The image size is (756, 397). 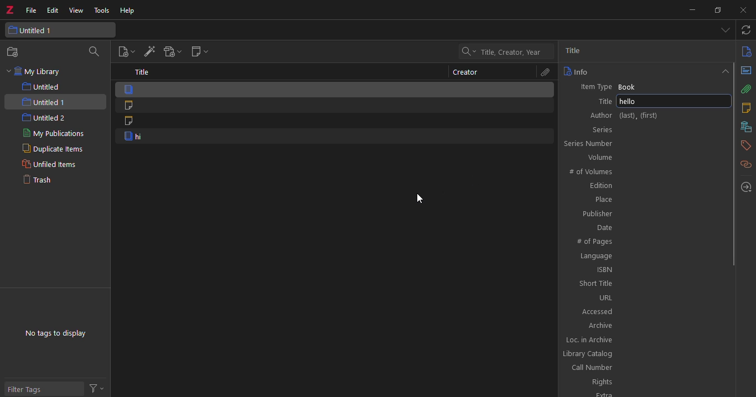 What do you see at coordinates (334, 122) in the screenshot?
I see `note` at bounding box center [334, 122].